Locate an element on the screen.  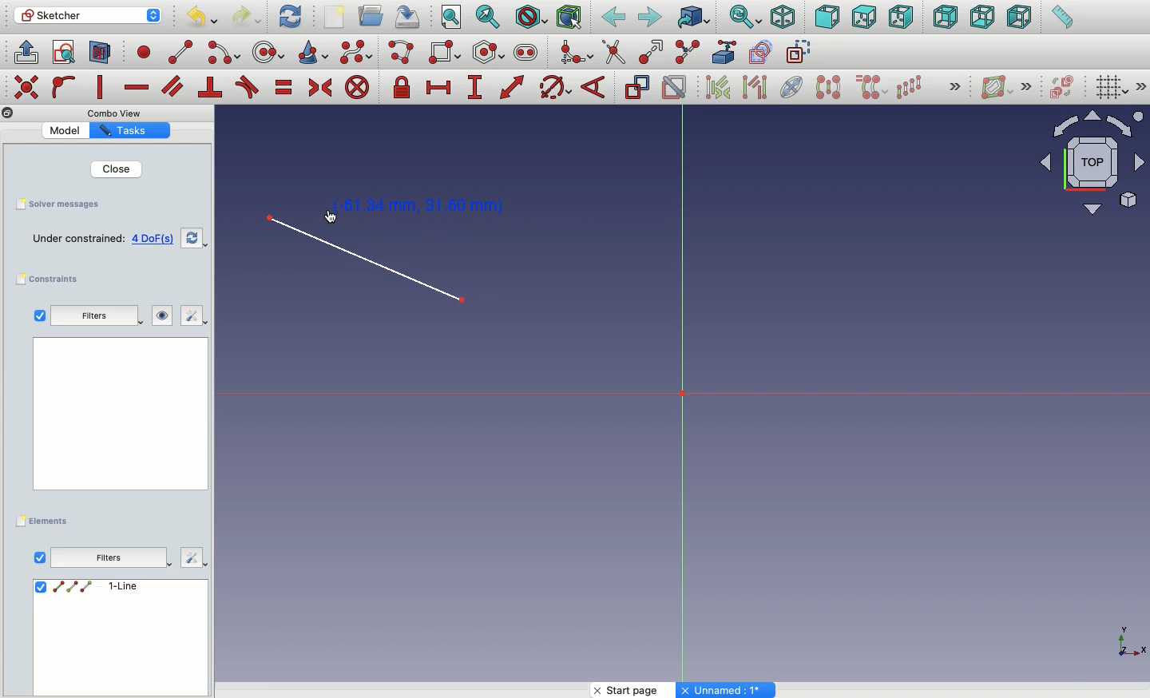
Save is located at coordinates (411, 17).